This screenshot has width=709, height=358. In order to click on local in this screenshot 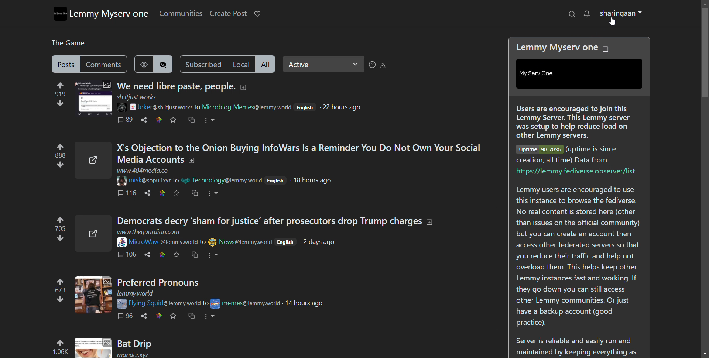, I will do `click(242, 64)`.